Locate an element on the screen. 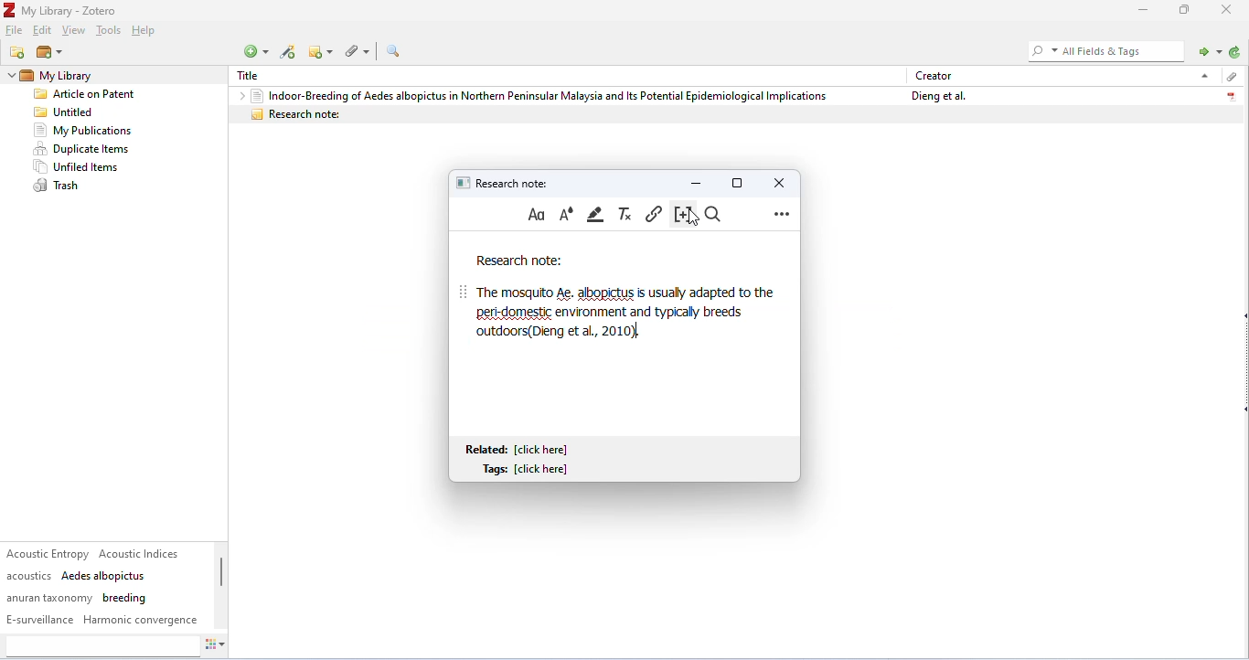 The height and width of the screenshot is (660, 1249). more is located at coordinates (782, 213).